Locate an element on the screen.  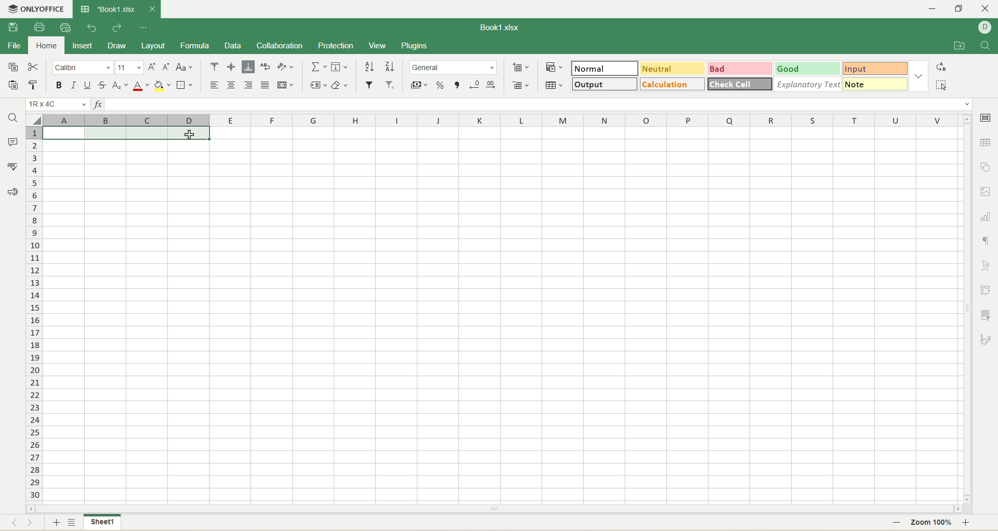
remove cell is located at coordinates (520, 85).